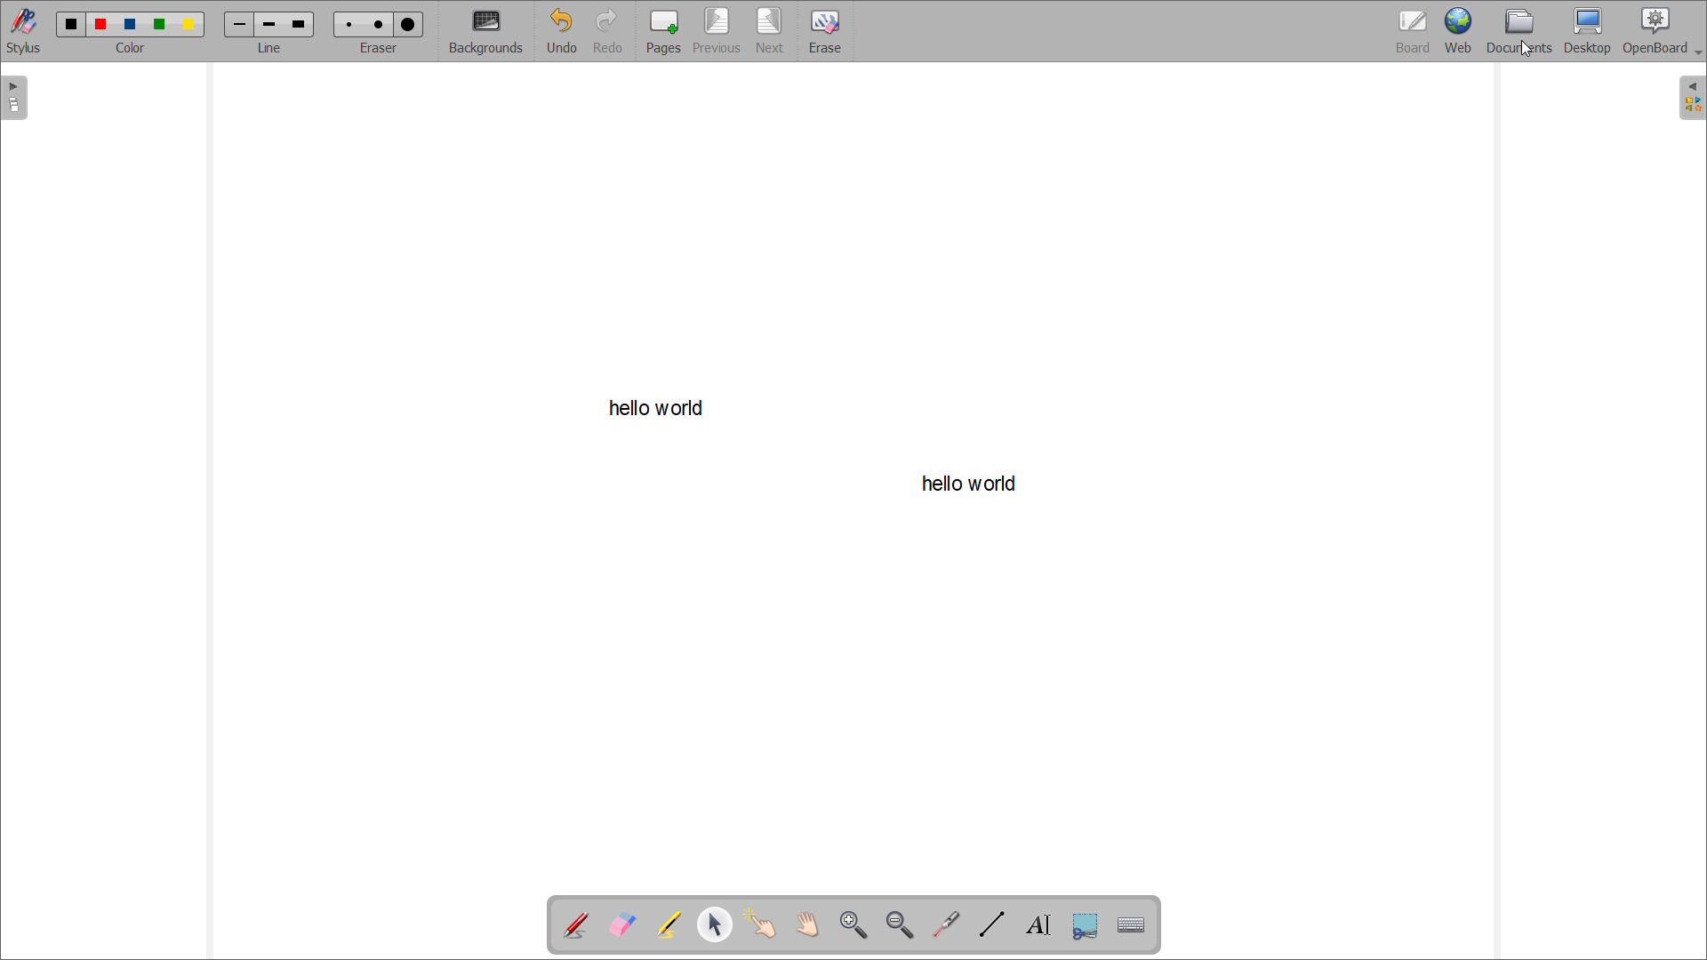 This screenshot has width=1707, height=960. Describe the element at coordinates (1588, 31) in the screenshot. I see `desktop` at that location.